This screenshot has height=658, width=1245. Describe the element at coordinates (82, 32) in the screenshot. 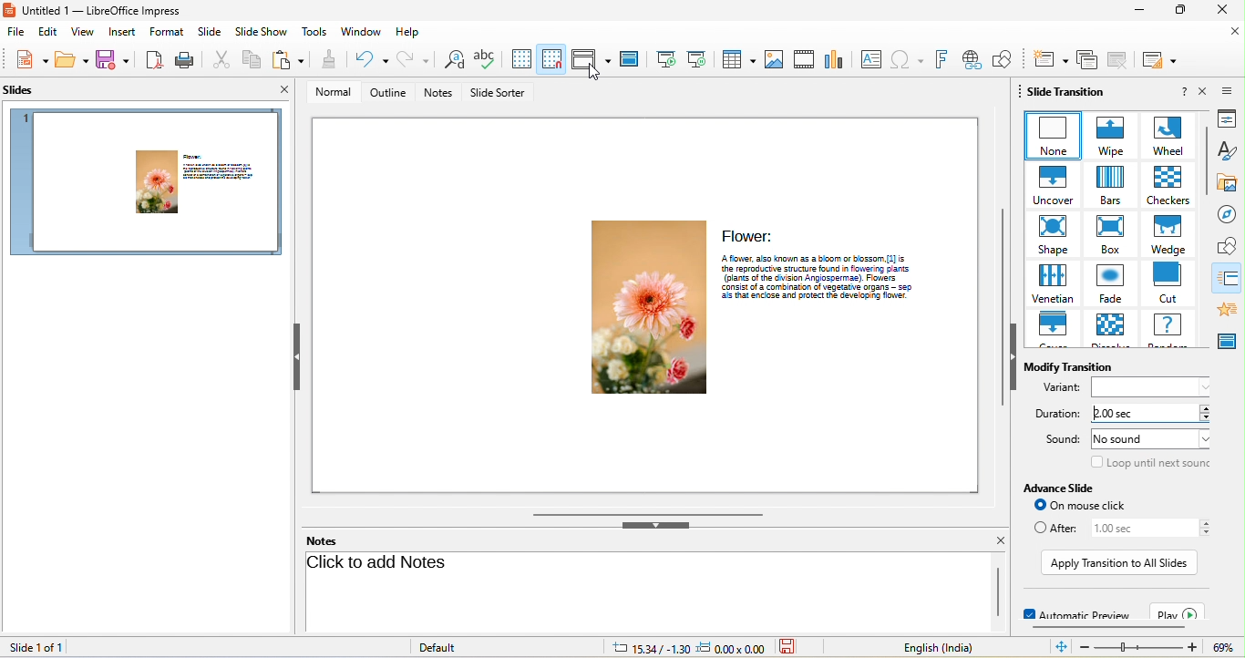

I see `view` at that location.